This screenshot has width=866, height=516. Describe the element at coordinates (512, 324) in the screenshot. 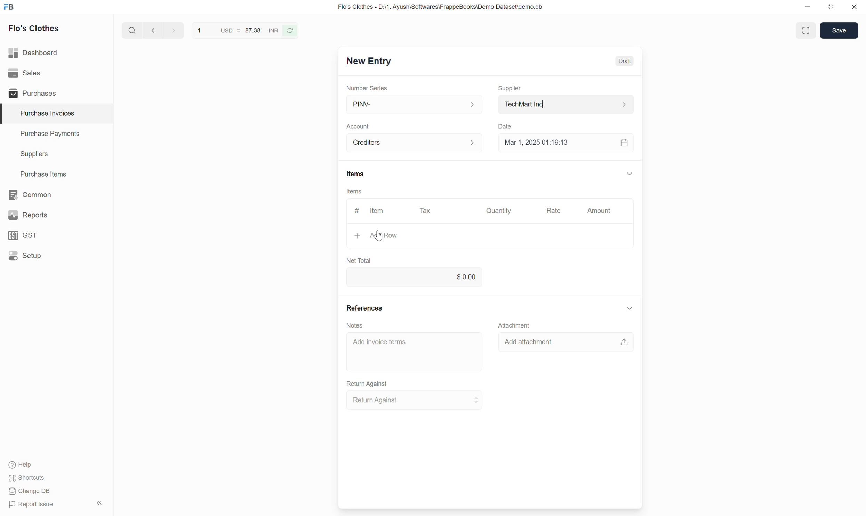

I see `Attachment` at that location.